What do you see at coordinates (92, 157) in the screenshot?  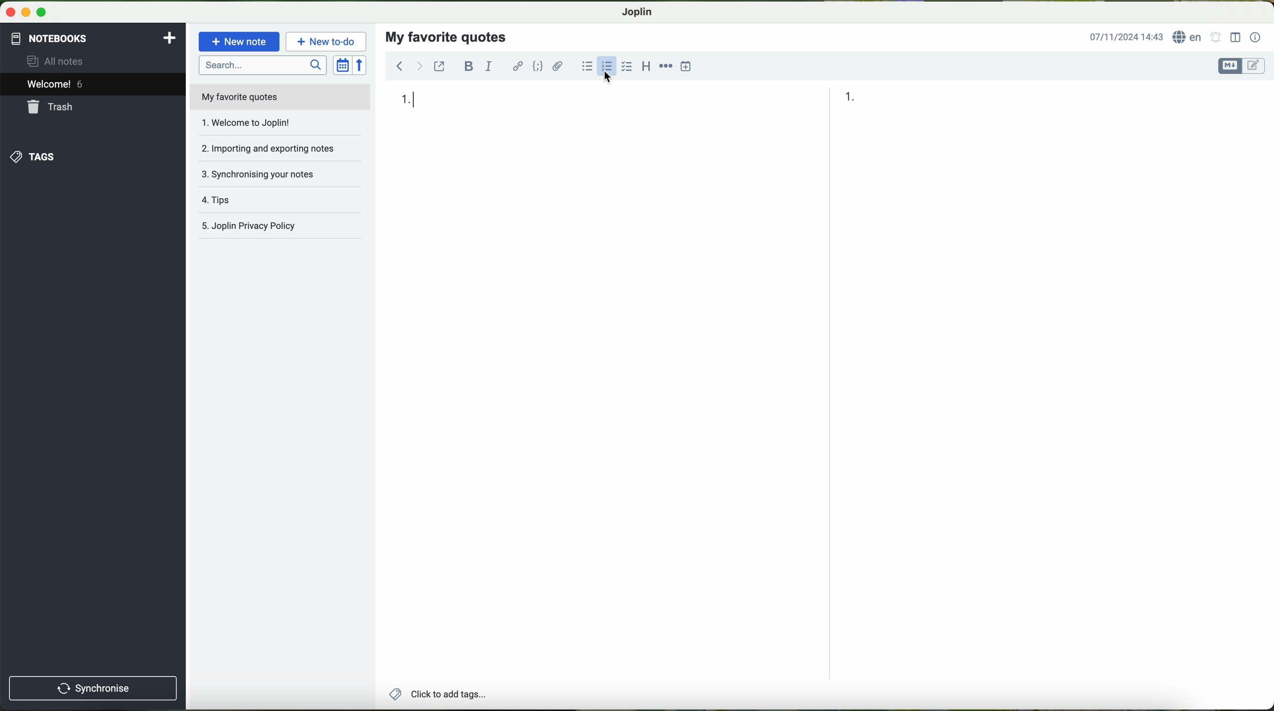 I see `tags` at bounding box center [92, 157].